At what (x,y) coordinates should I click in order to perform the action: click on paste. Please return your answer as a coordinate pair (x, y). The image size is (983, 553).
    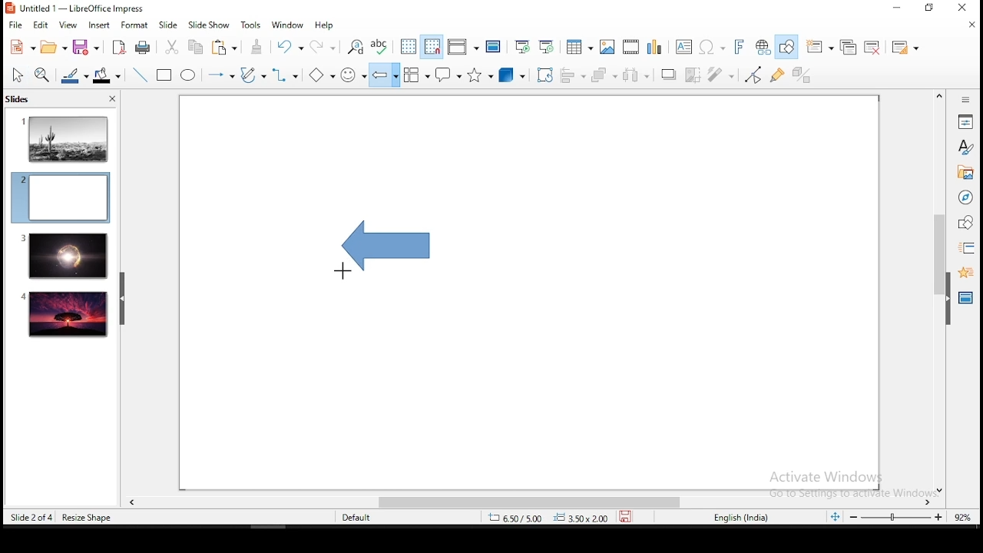
    Looking at the image, I should click on (227, 47).